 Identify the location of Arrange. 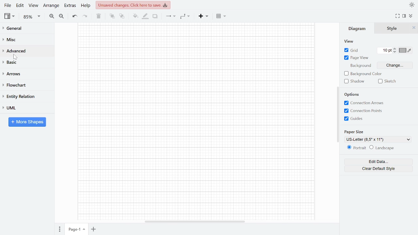
(51, 6).